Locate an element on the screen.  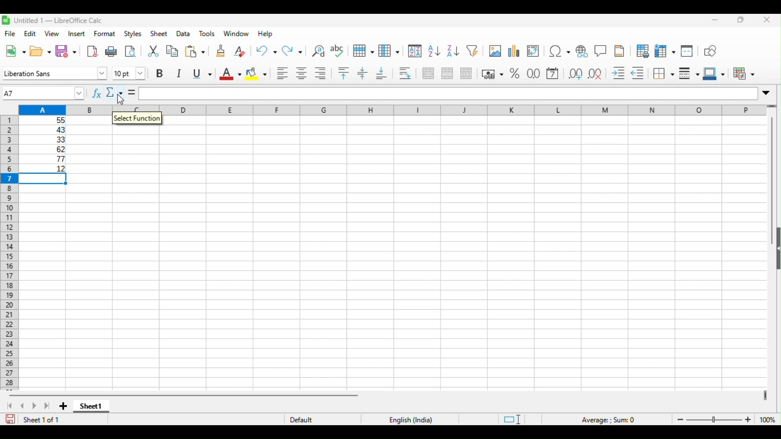
last sheet is located at coordinates (47, 406).